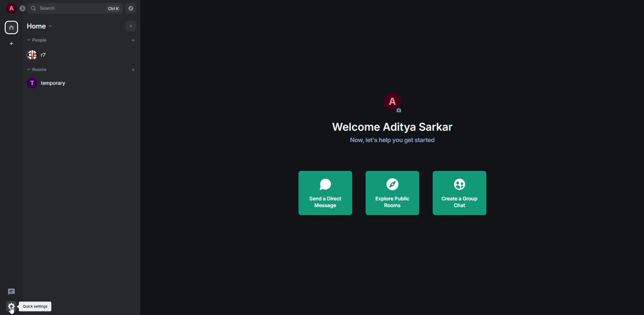 This screenshot has height=315, width=644. Describe the element at coordinates (113, 8) in the screenshot. I see `ctrl K` at that location.